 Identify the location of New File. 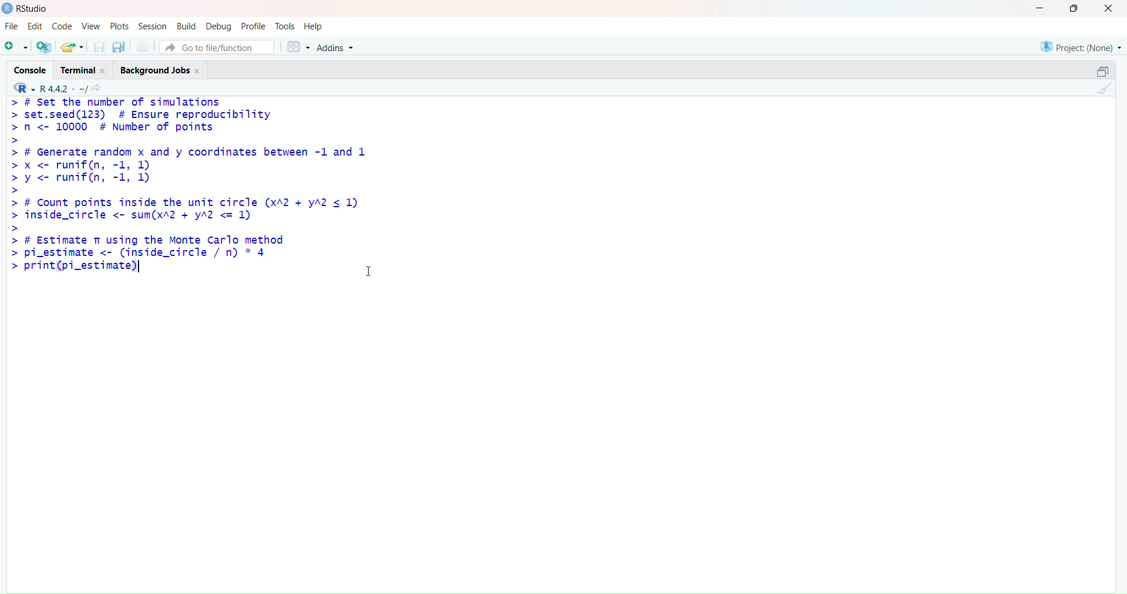
(16, 47).